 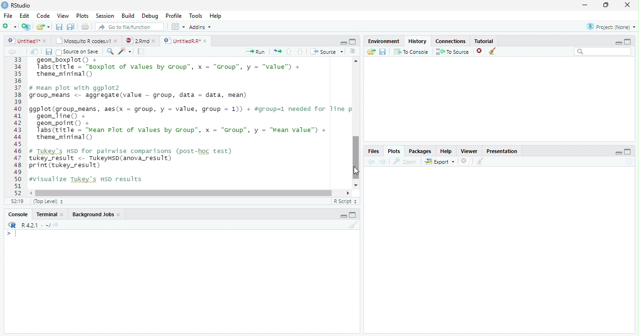 What do you see at coordinates (18, 234) in the screenshot?
I see `Cursor` at bounding box center [18, 234].